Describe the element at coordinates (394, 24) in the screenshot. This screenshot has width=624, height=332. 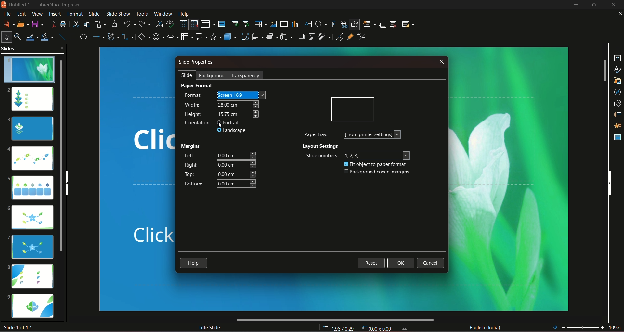
I see `slide delete` at that location.